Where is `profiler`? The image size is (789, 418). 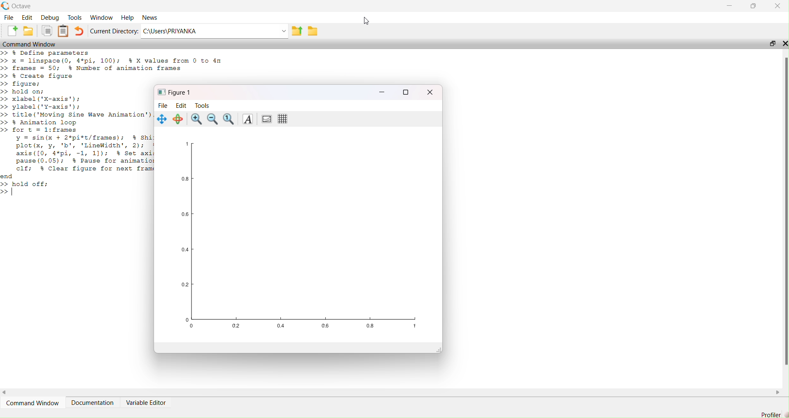
profiler is located at coordinates (771, 414).